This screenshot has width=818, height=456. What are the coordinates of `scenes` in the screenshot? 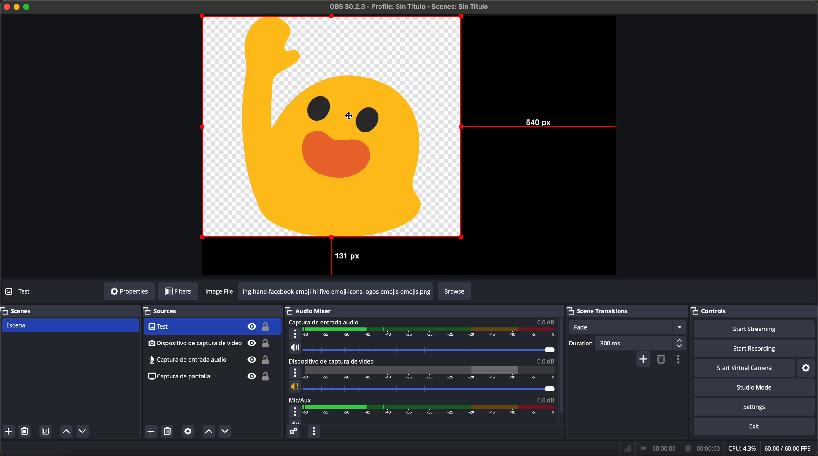 It's located at (17, 310).